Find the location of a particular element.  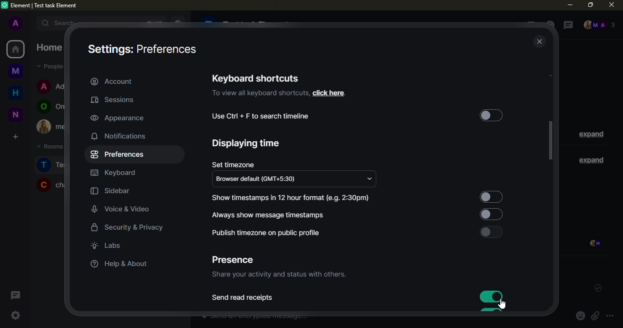

enable is located at coordinates (490, 194).